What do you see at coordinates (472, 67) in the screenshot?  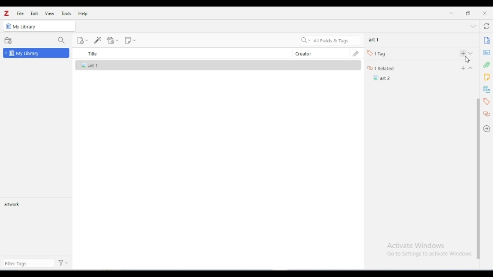 I see `Drop down` at bounding box center [472, 67].